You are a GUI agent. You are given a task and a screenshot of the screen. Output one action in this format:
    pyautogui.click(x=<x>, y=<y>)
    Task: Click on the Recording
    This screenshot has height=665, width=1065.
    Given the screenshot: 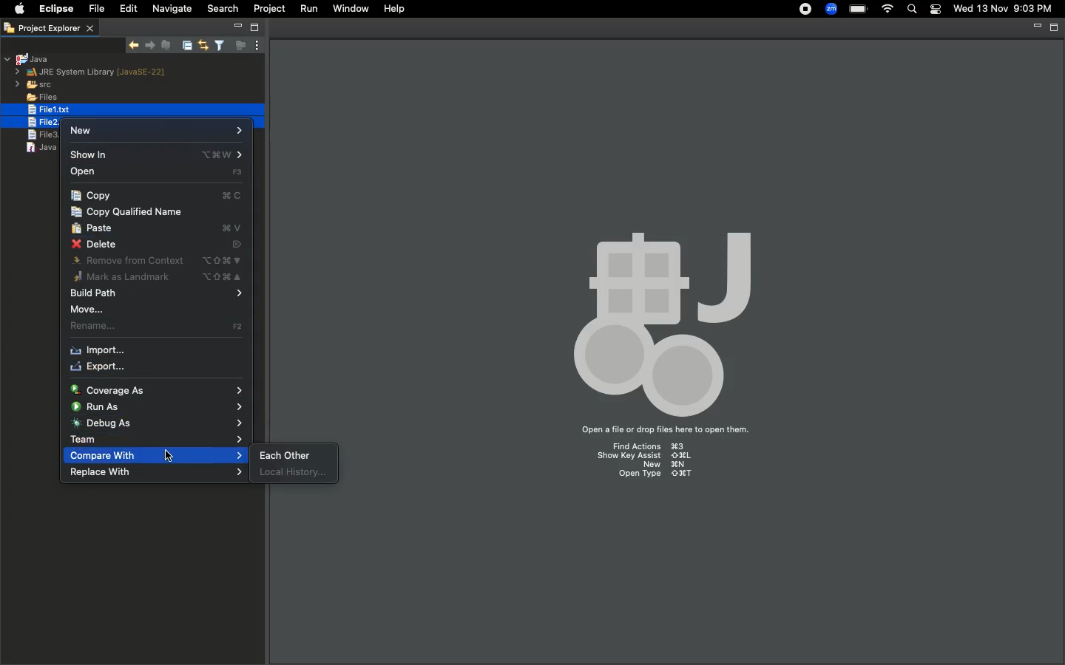 What is the action you would take?
    pyautogui.click(x=802, y=11)
    